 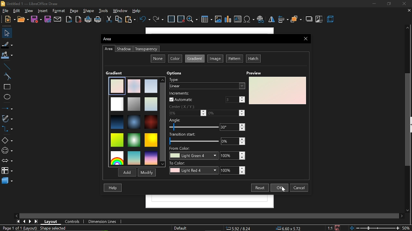 I want to click on current page (Page 1 of 1 (Layout)), so click(x=18, y=228).